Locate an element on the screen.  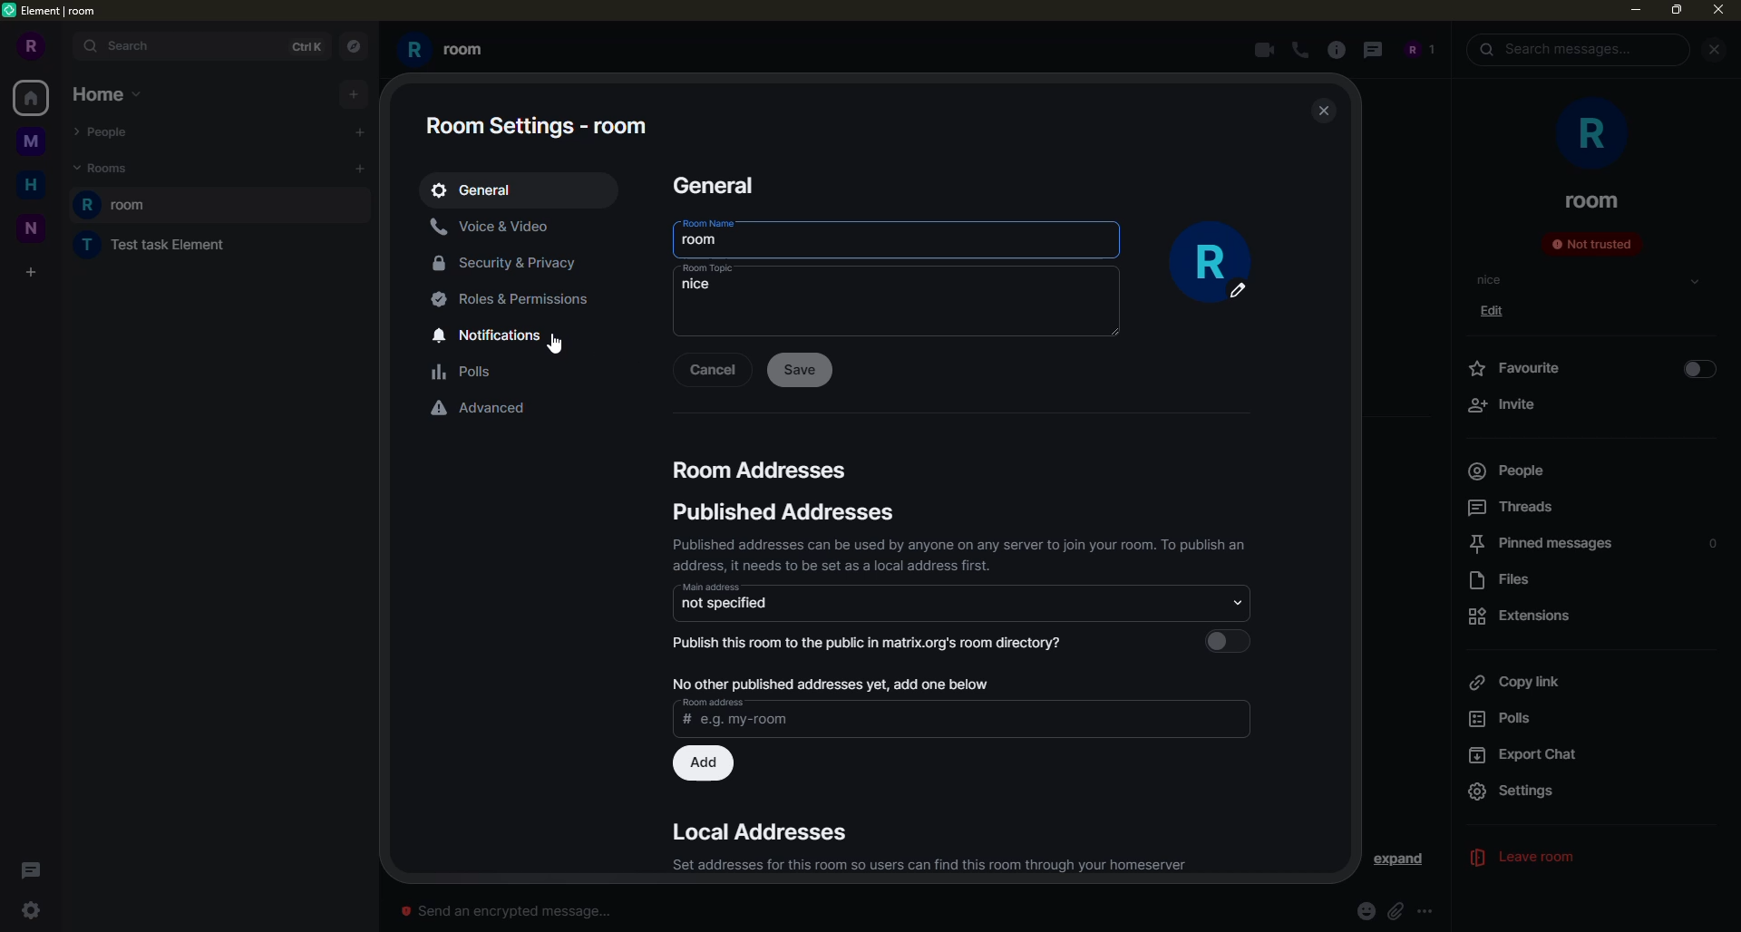
not specified is located at coordinates (795, 604).